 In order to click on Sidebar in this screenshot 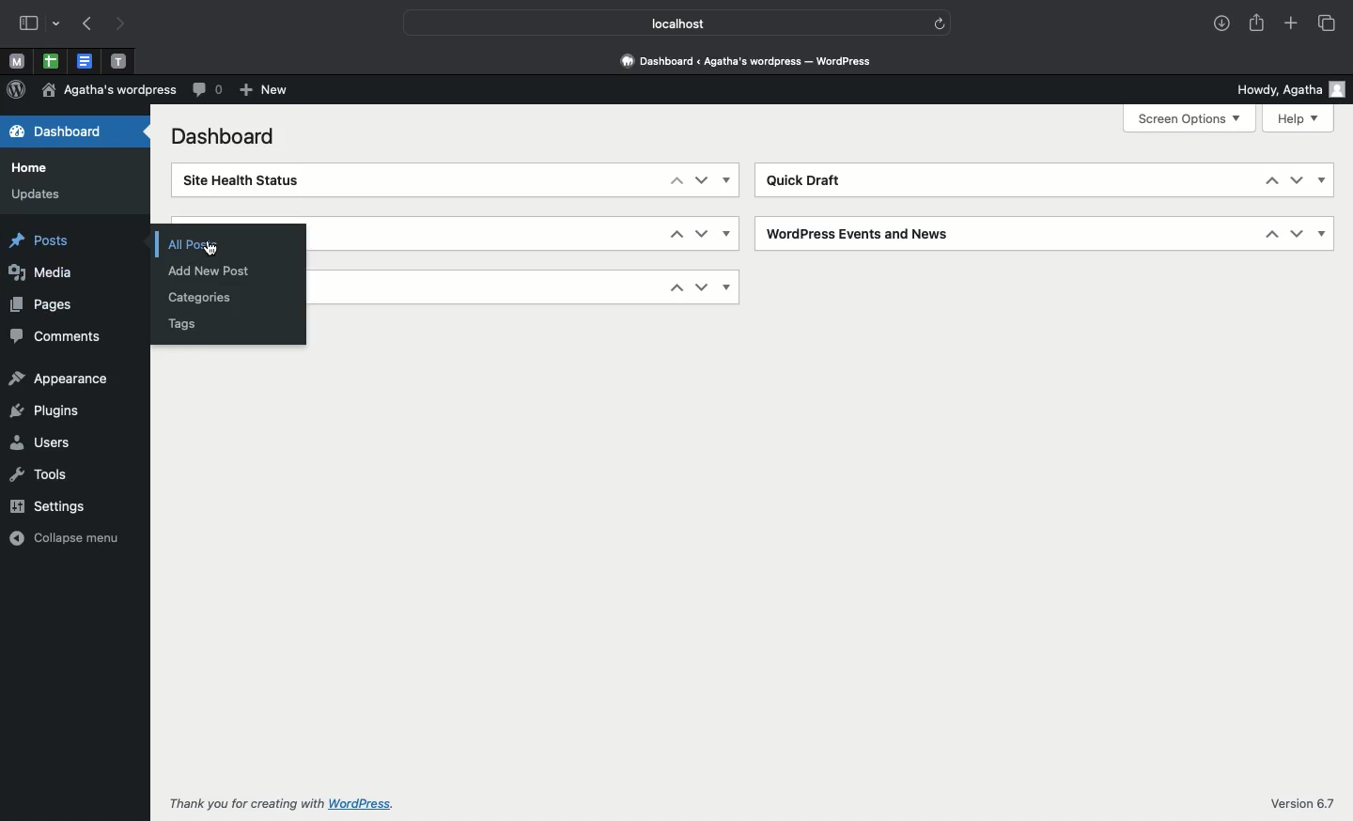, I will do `click(27, 23)`.